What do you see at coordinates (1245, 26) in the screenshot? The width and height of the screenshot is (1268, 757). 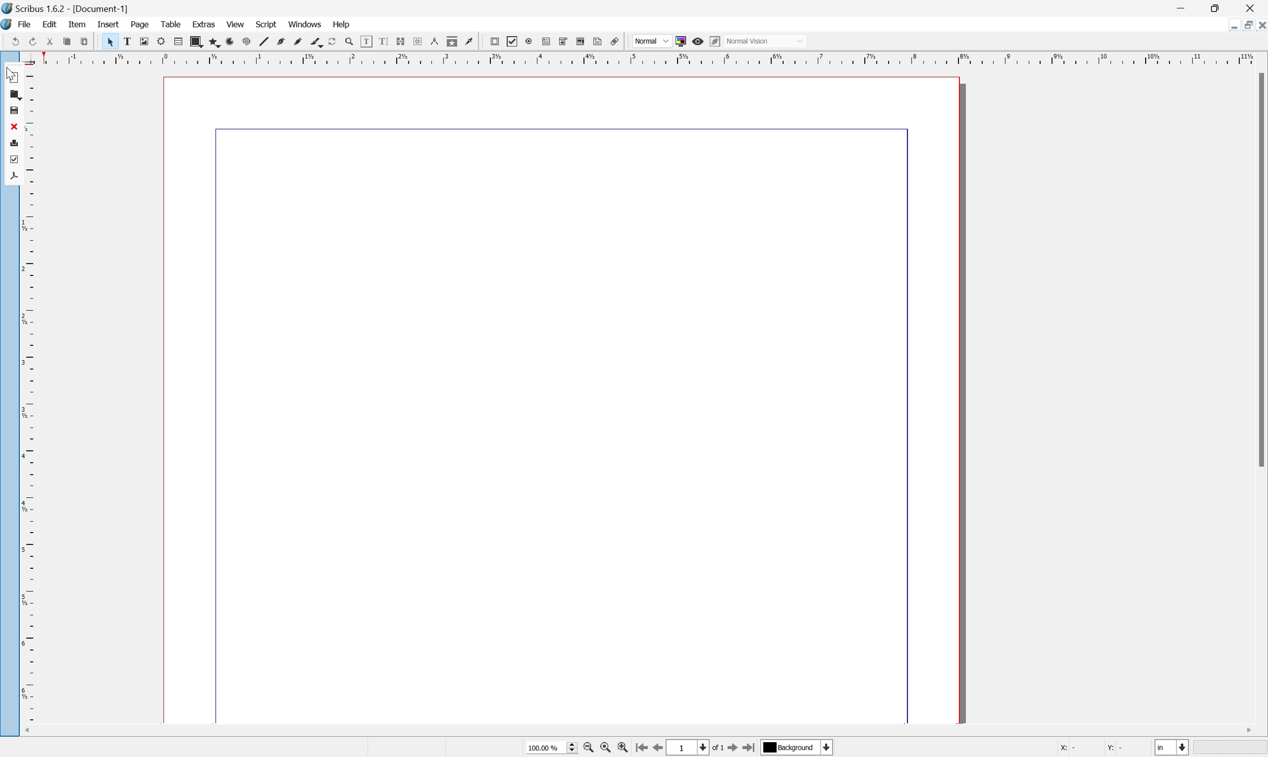 I see `restore down` at bounding box center [1245, 26].